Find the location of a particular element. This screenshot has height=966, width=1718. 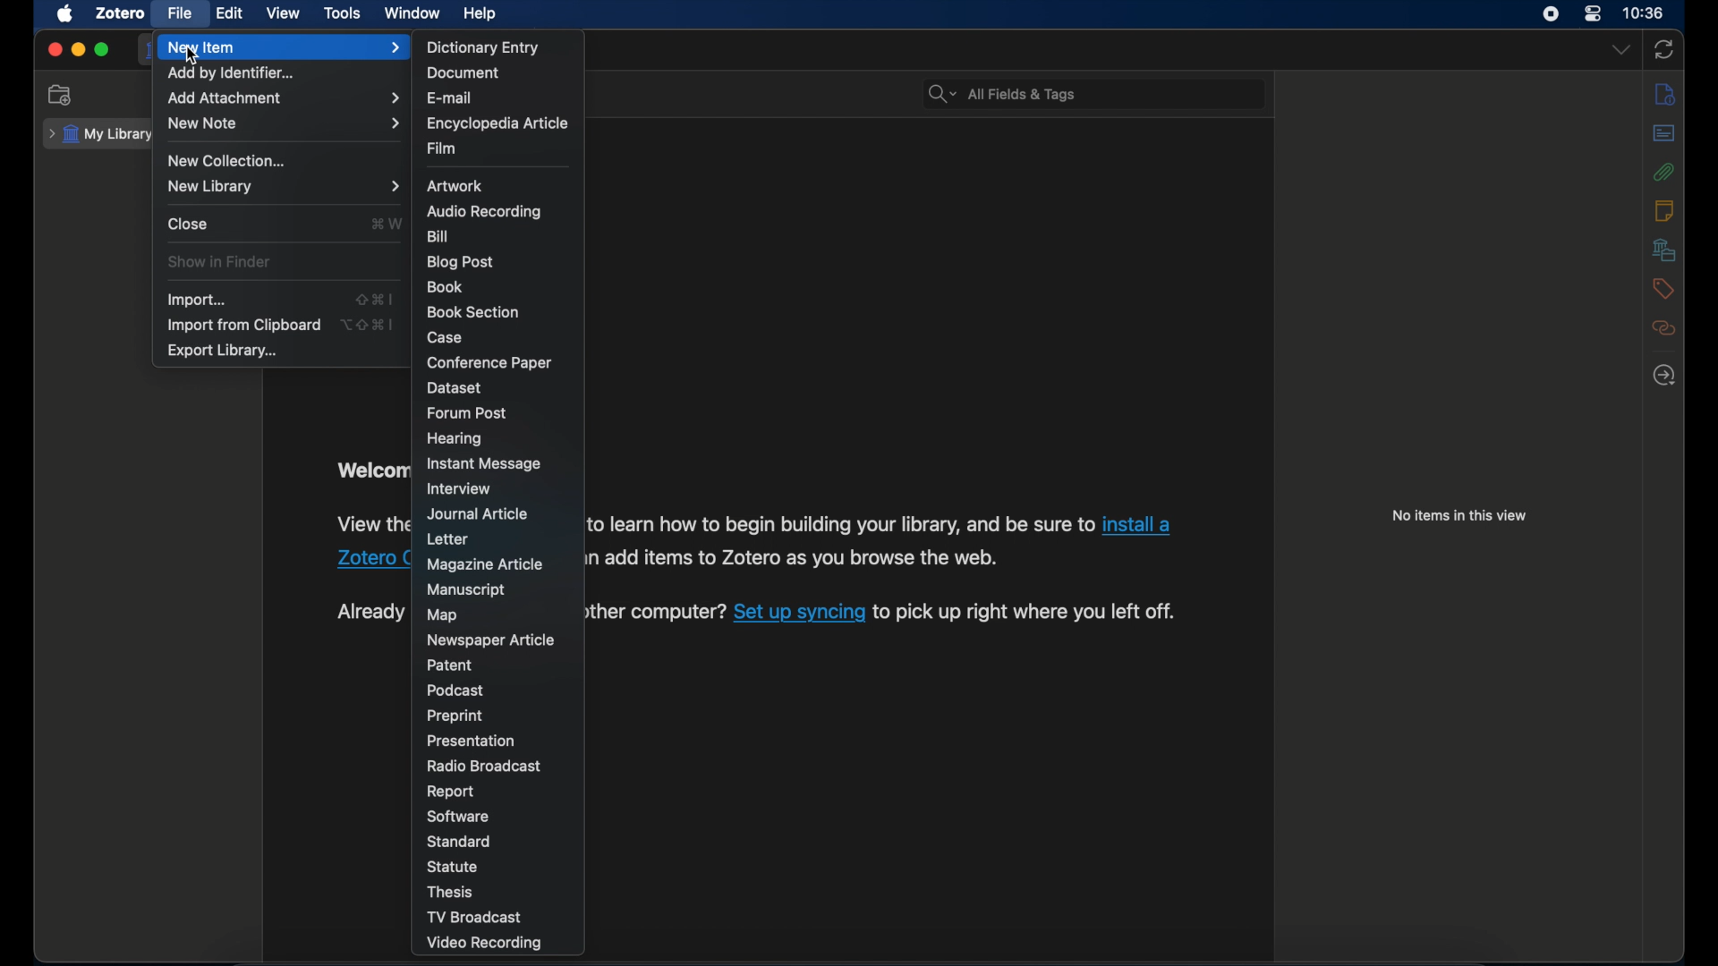

encyclopedia article is located at coordinates (496, 123).